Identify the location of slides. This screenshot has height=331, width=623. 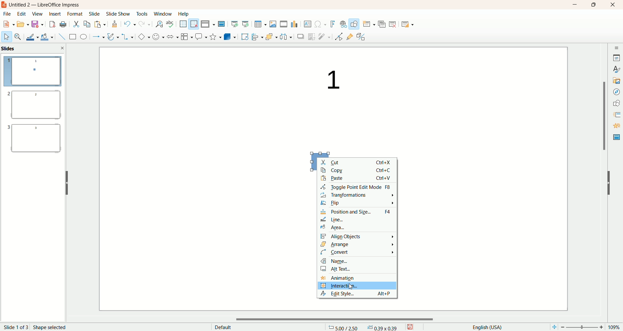
(10, 49).